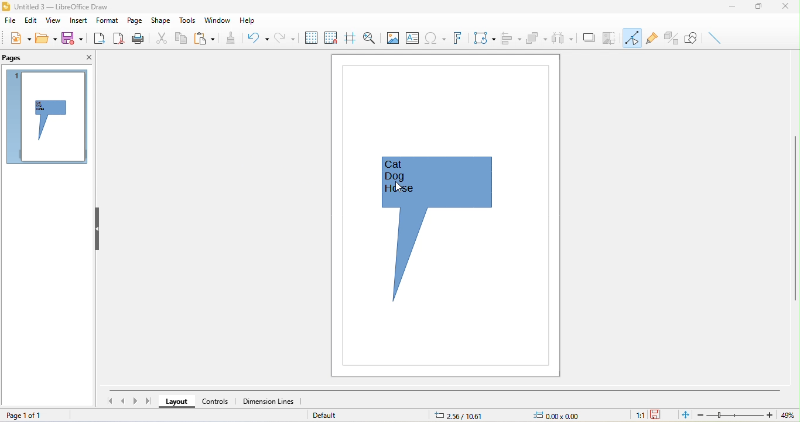 The image size is (800, 422). Describe the element at coordinates (401, 177) in the screenshot. I see `dog` at that location.